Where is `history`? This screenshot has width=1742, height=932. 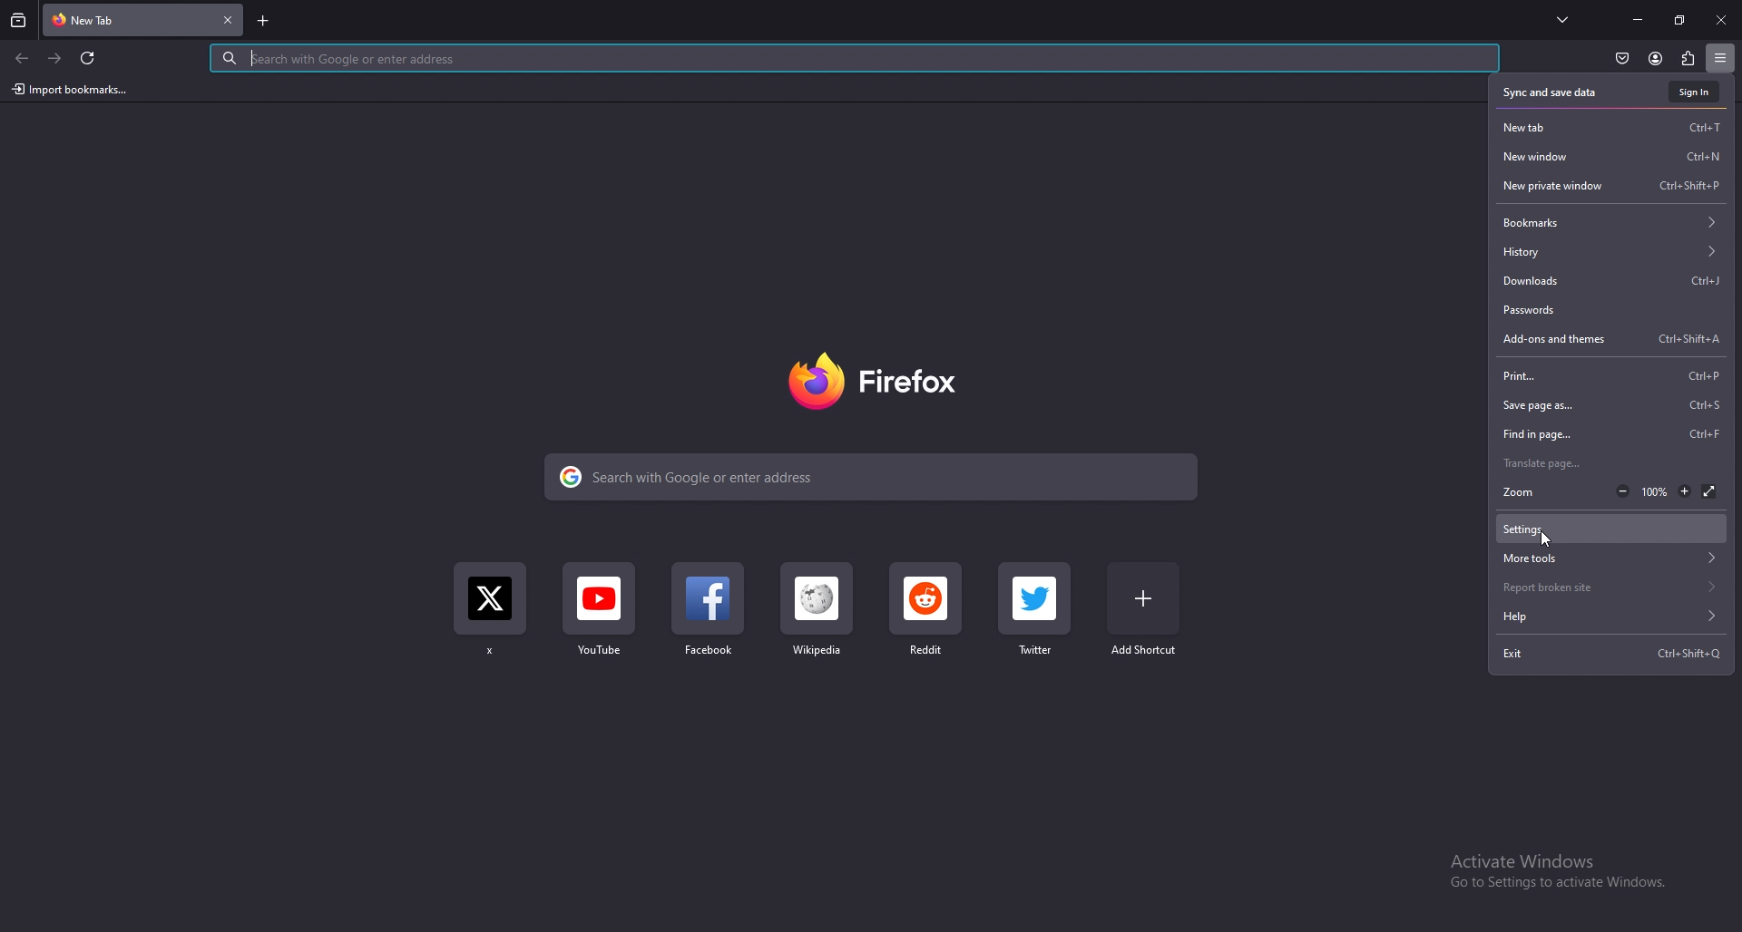 history is located at coordinates (1610, 253).